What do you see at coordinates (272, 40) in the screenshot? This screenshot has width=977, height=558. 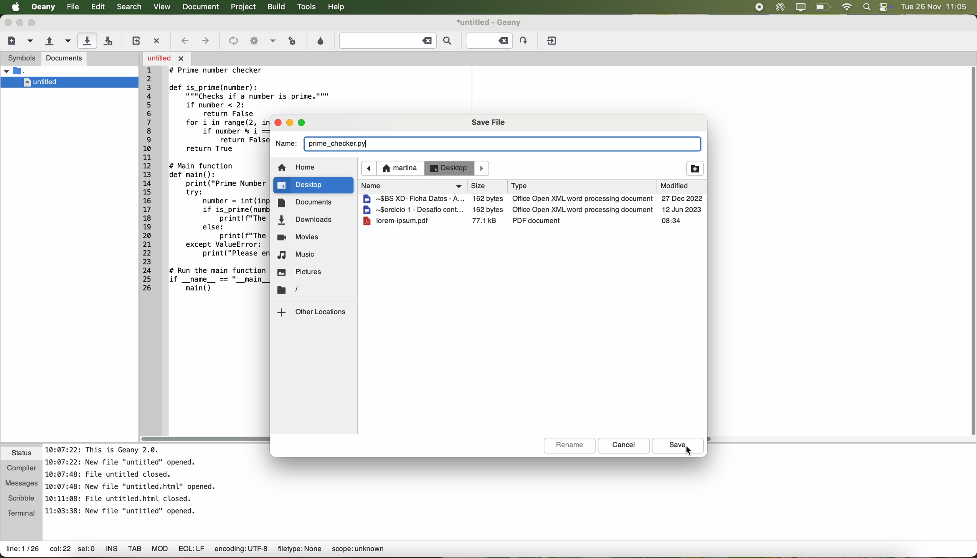 I see `option` at bounding box center [272, 40].